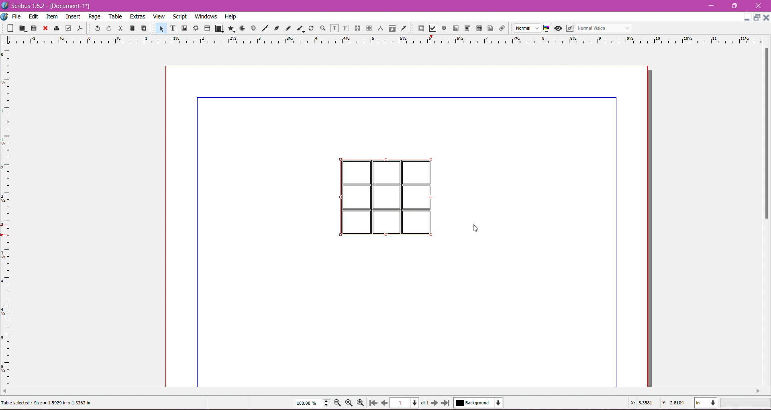 The width and height of the screenshot is (771, 410). Describe the element at coordinates (384, 402) in the screenshot. I see `Previous page` at that location.